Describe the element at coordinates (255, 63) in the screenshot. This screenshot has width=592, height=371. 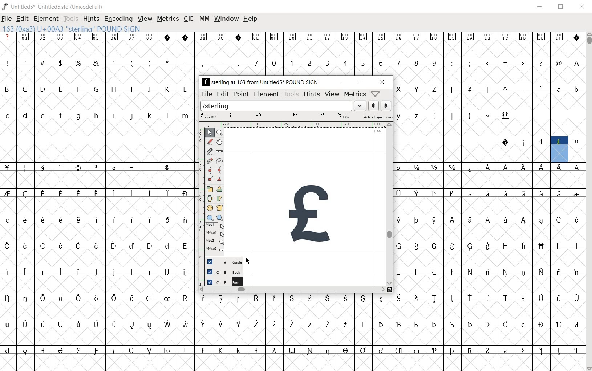
I see `/` at that location.